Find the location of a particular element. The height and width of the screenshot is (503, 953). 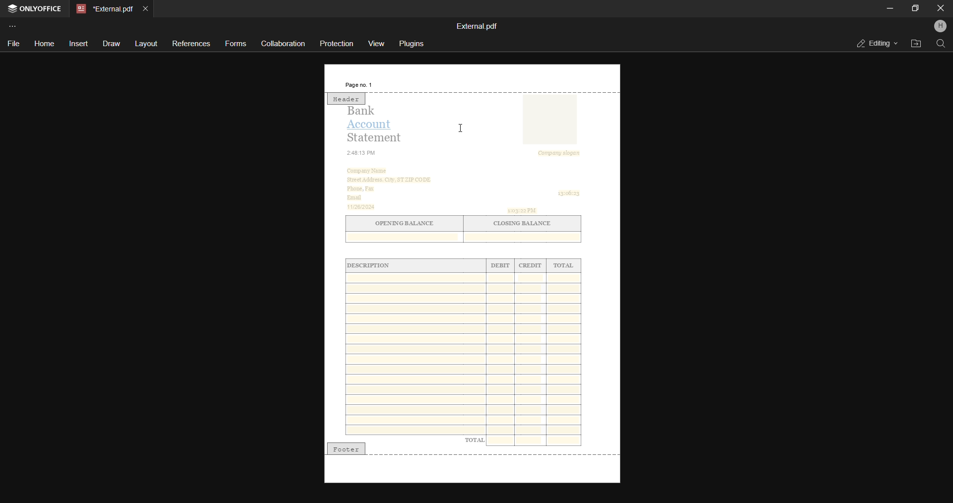

open file location is located at coordinates (915, 43).